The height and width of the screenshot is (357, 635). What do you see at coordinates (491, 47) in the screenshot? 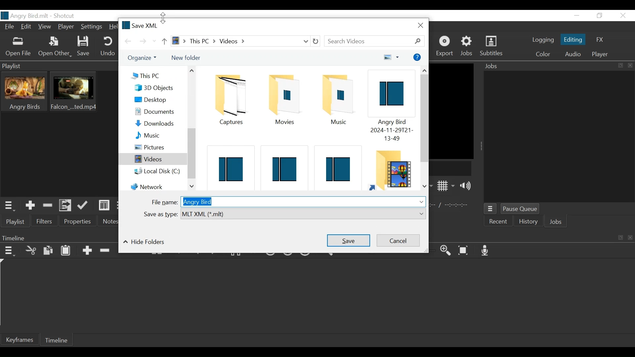
I see `Subtitles` at bounding box center [491, 47].